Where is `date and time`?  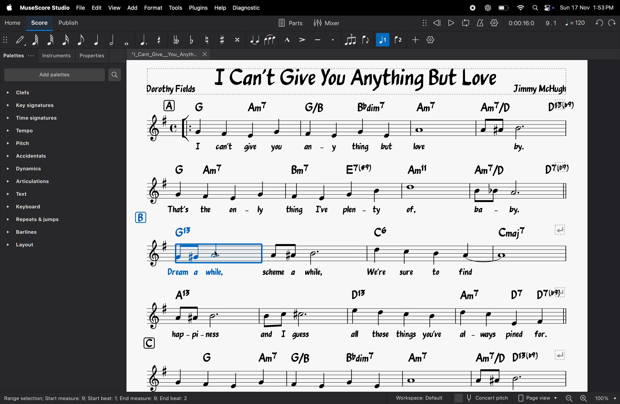
date and time is located at coordinates (588, 6).